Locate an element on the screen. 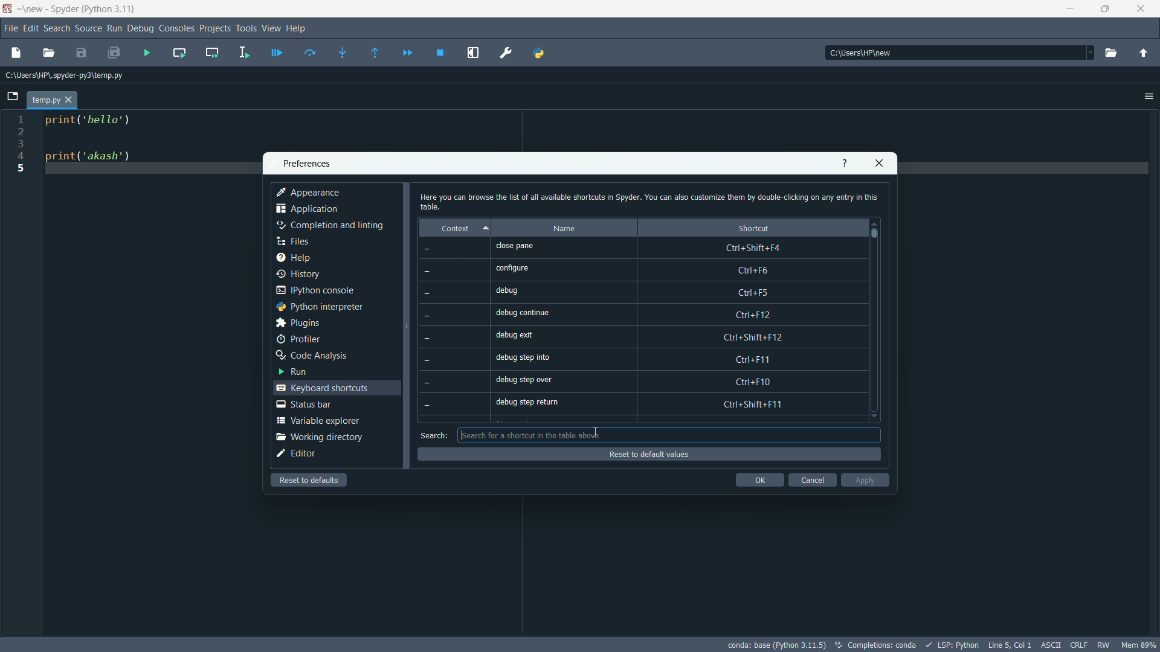  ipython console is located at coordinates (320, 290).